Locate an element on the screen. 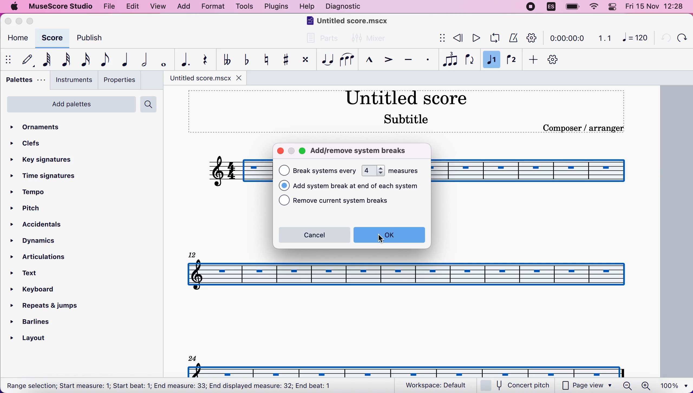 This screenshot has width=693, height=393. add/remove system breaks is located at coordinates (365, 150).